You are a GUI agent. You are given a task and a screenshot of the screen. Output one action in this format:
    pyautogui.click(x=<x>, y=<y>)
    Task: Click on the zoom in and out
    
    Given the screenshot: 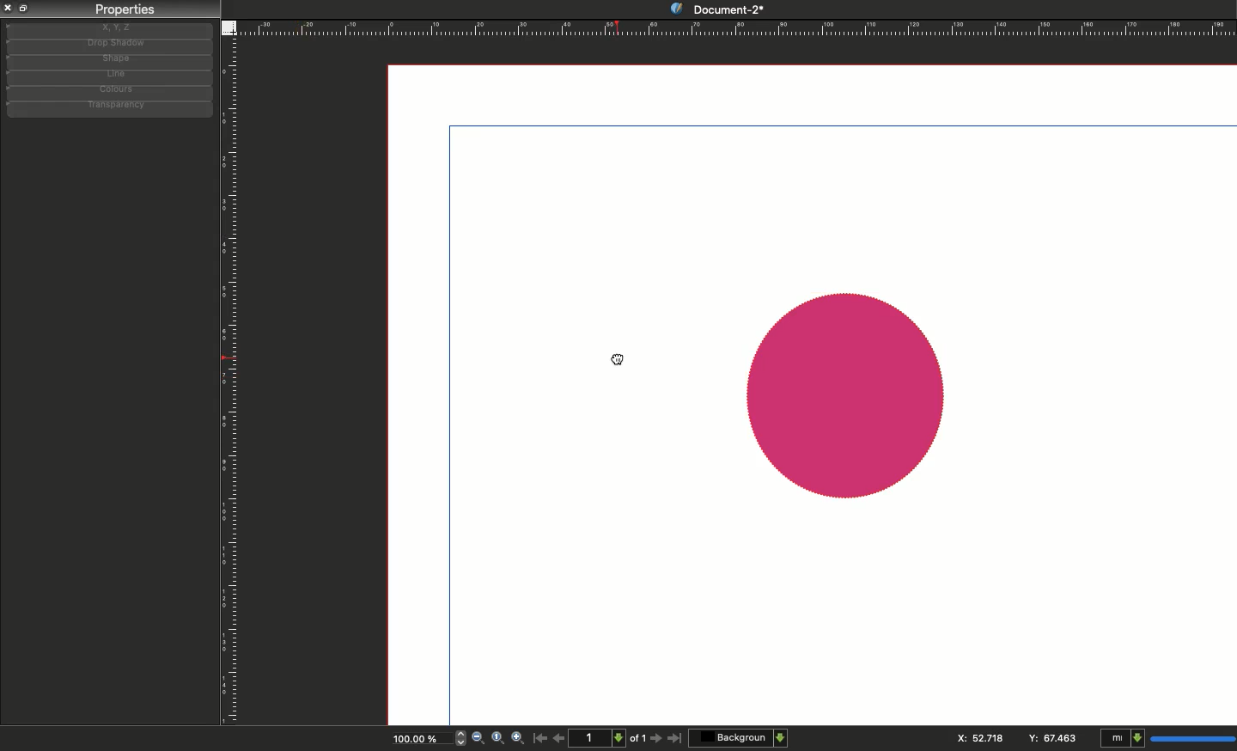 What is the action you would take?
    pyautogui.click(x=457, y=737)
    